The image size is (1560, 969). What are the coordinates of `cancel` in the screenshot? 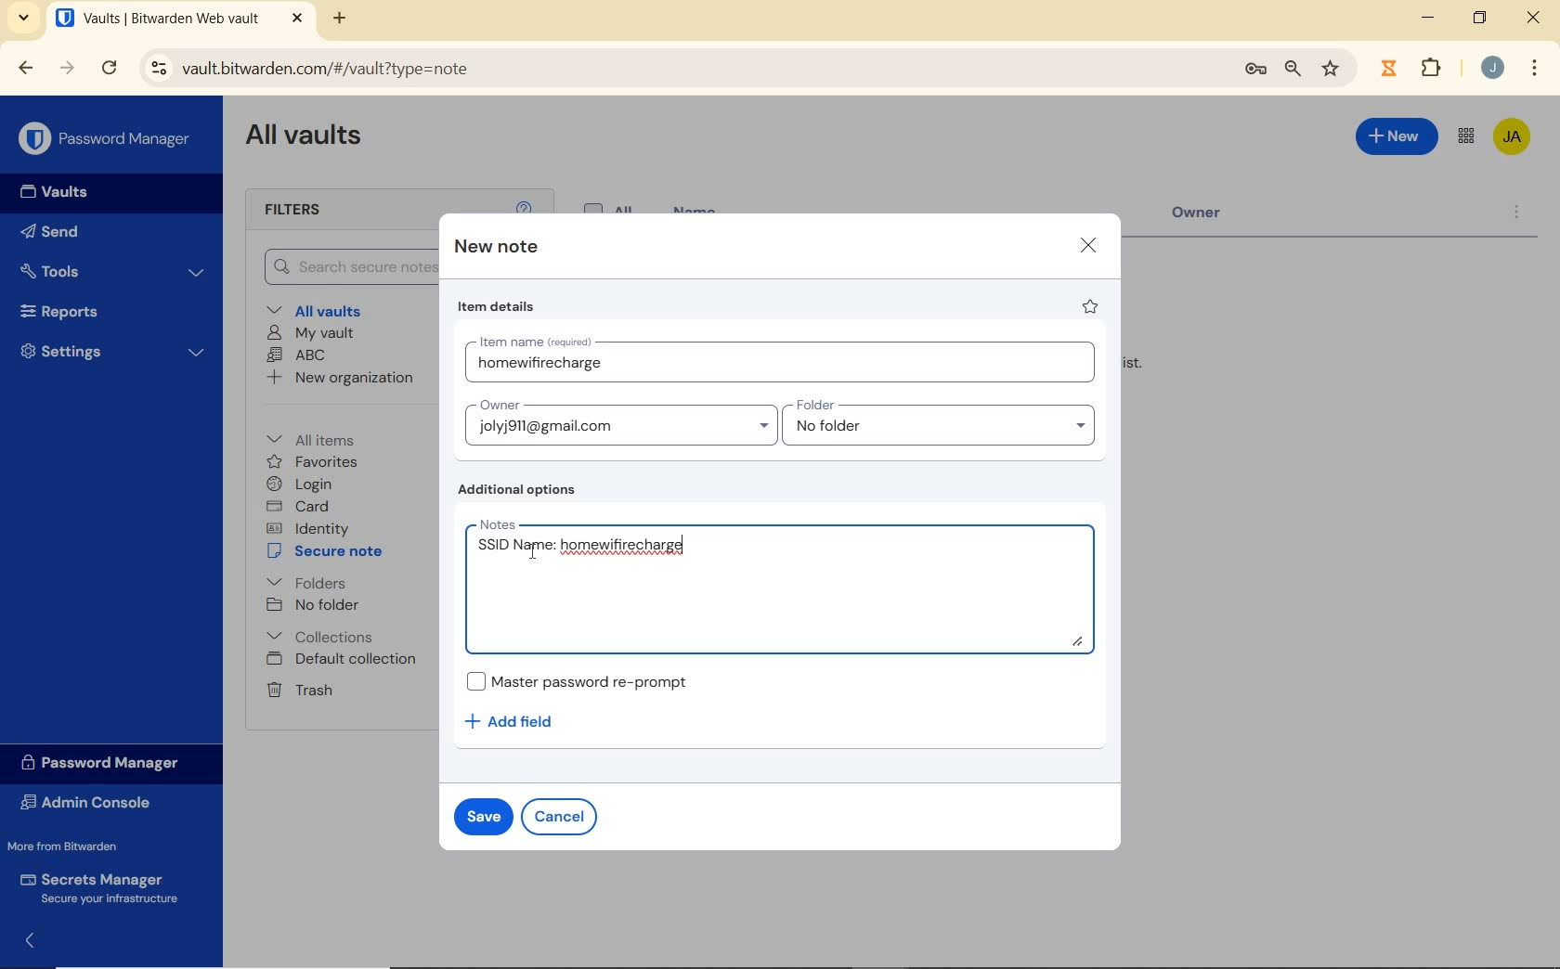 It's located at (559, 818).